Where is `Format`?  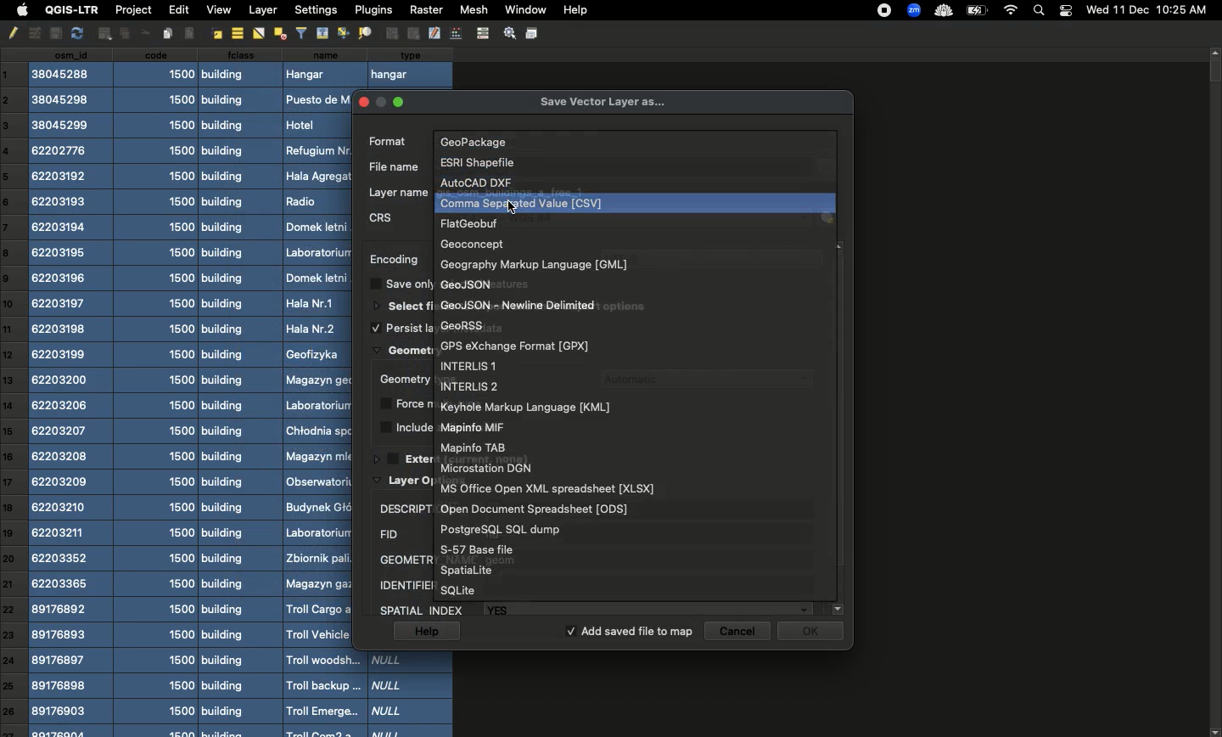
Format is located at coordinates (524, 408).